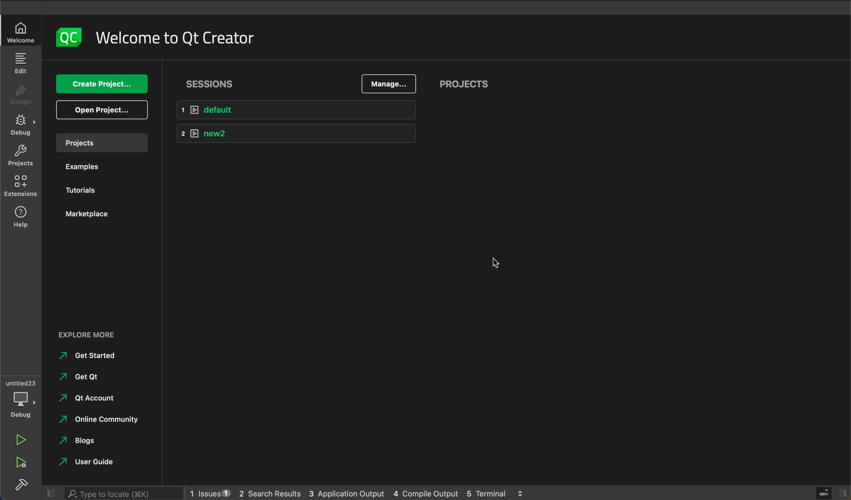 The width and height of the screenshot is (851, 500). What do you see at coordinates (102, 335) in the screenshot?
I see `external link` at bounding box center [102, 335].